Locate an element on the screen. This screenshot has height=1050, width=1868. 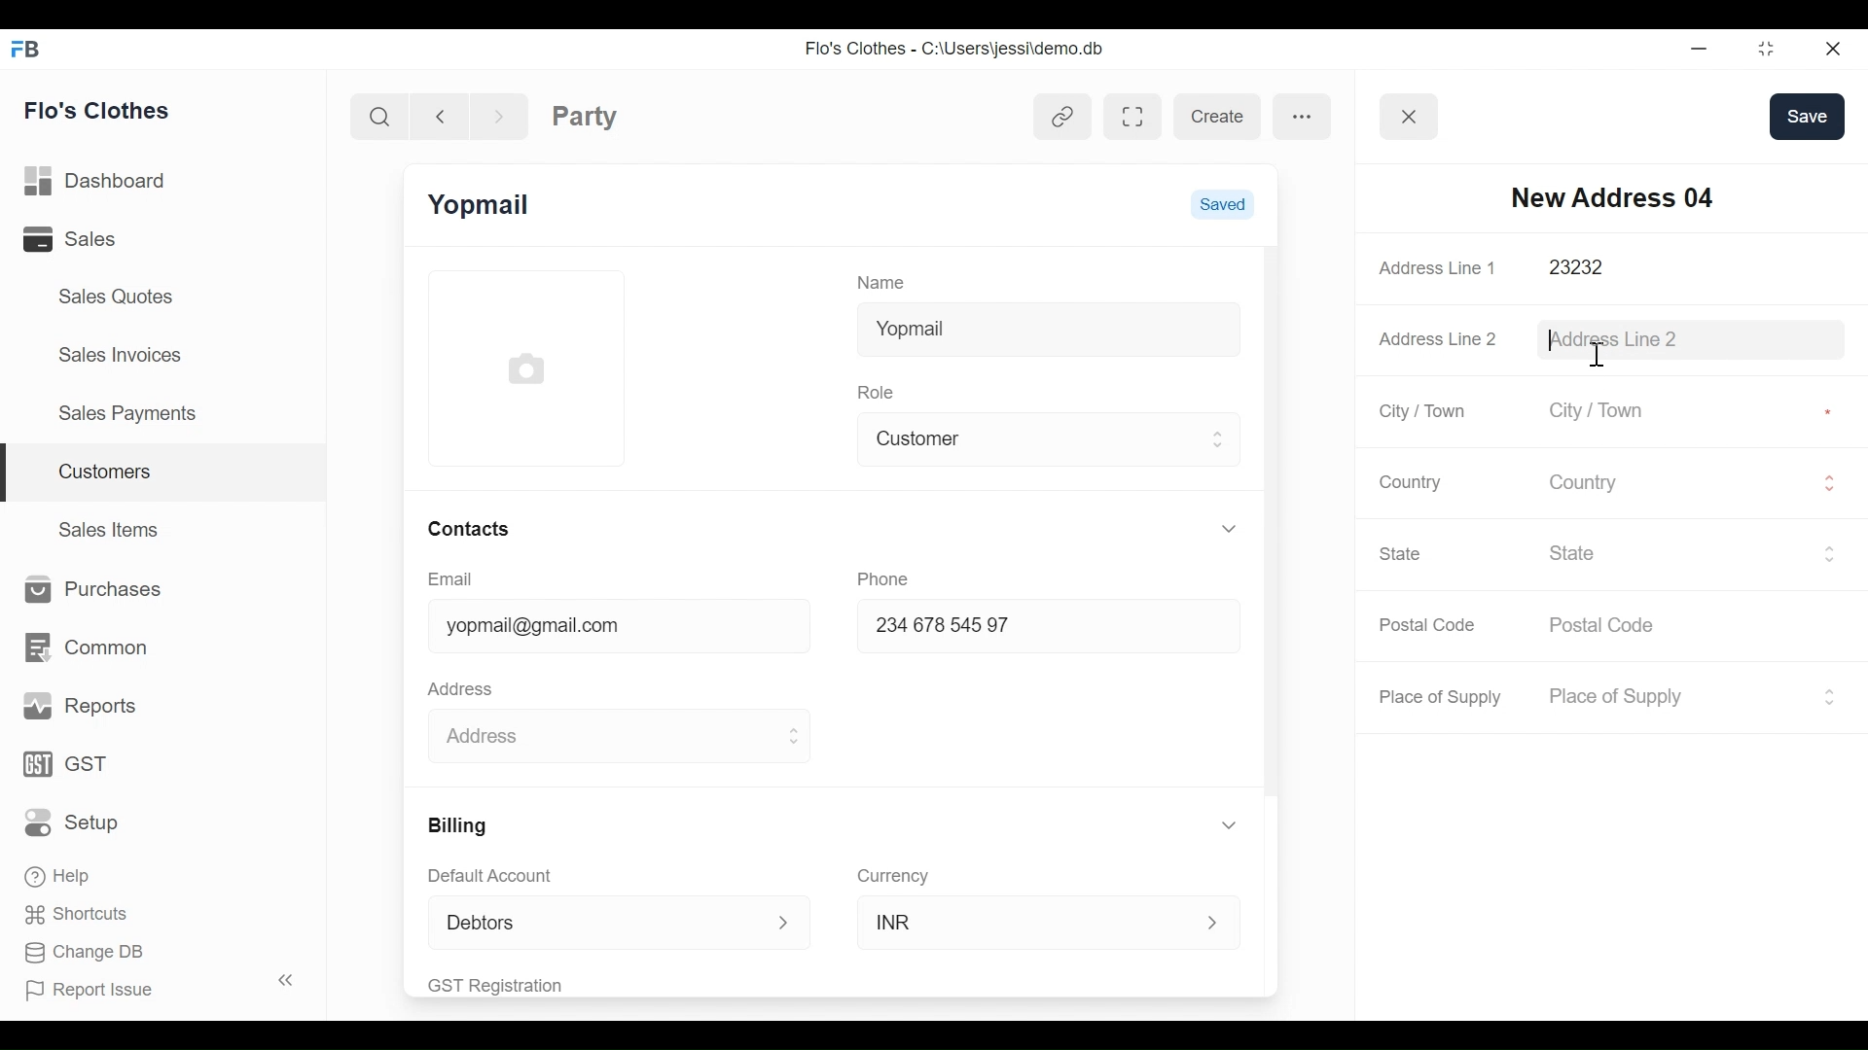
Expand is located at coordinates (785, 924).